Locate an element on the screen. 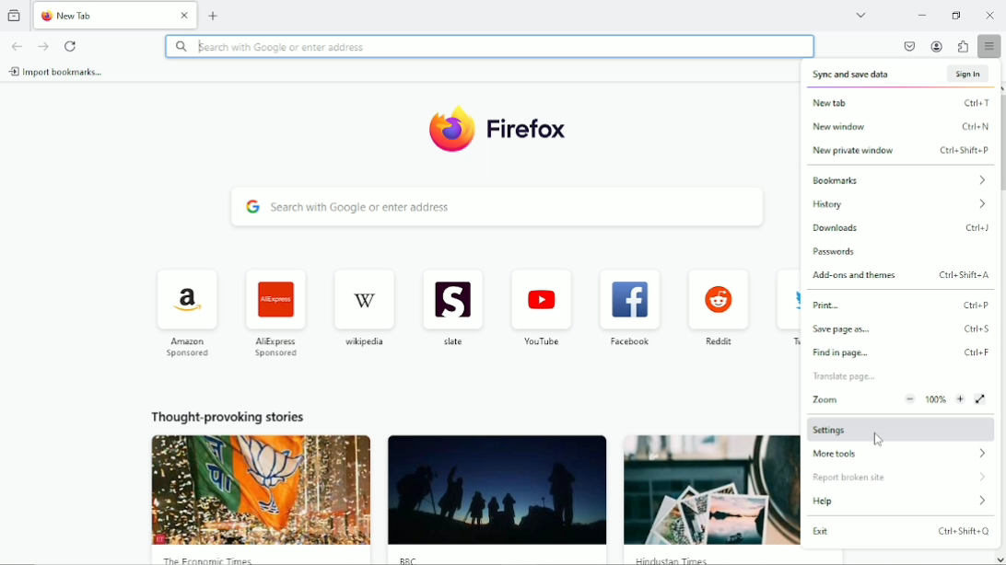  Add-ons and themes  Ctrl+Shift+A is located at coordinates (905, 274).